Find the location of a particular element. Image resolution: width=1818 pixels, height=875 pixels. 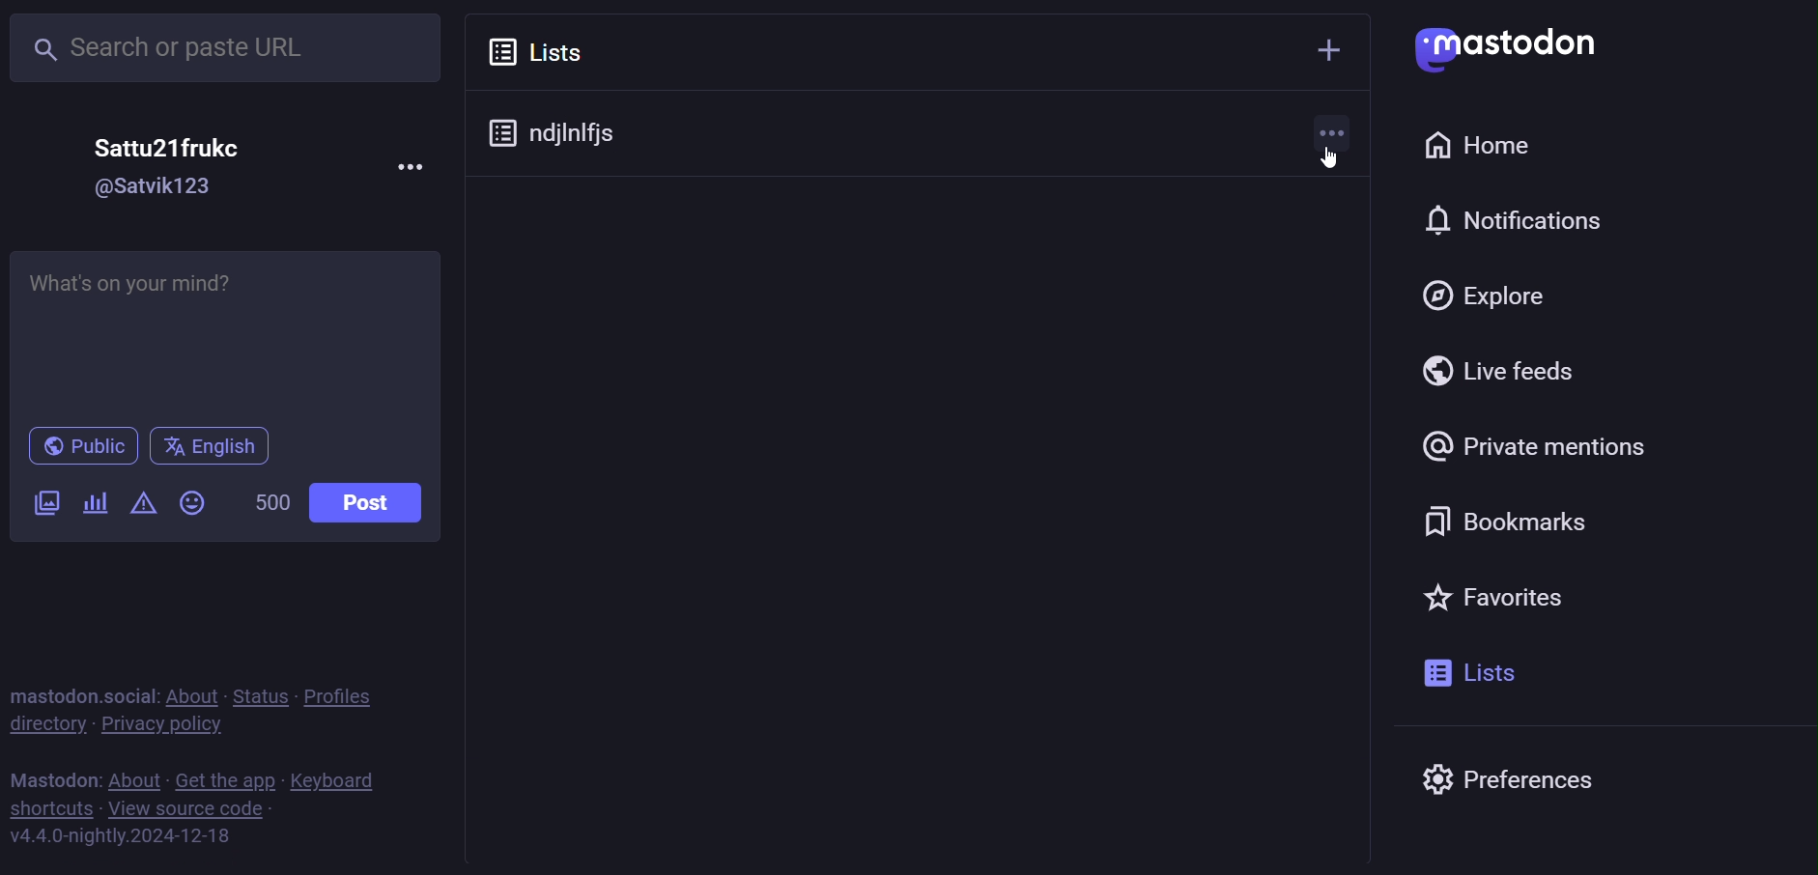

ndjlnlfjs is located at coordinates (557, 129).